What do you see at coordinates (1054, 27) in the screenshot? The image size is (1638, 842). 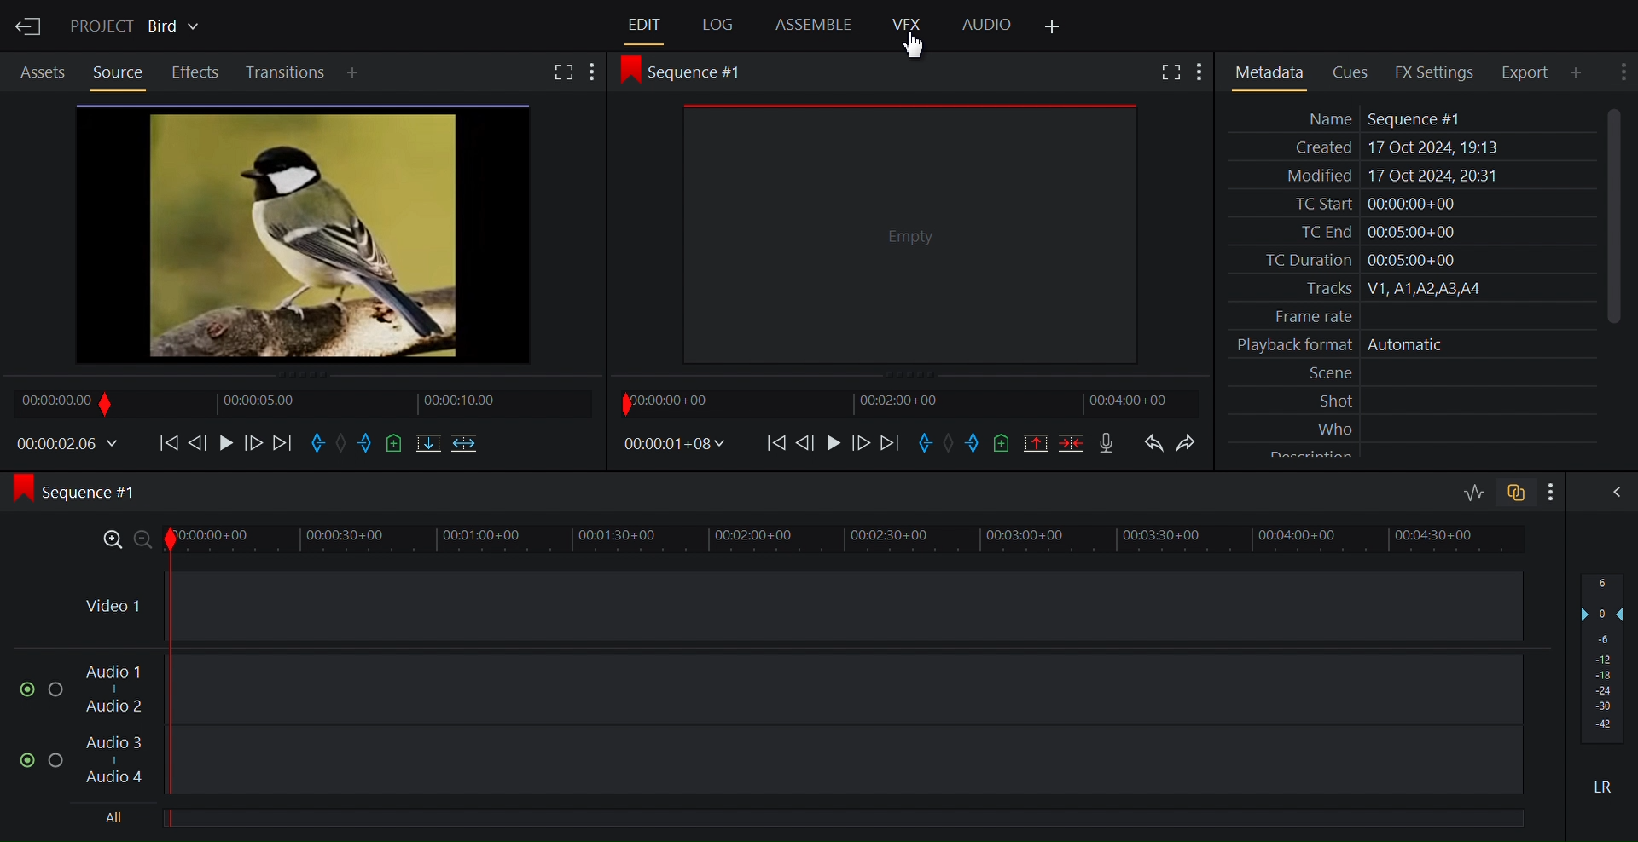 I see `Add Panel` at bounding box center [1054, 27].